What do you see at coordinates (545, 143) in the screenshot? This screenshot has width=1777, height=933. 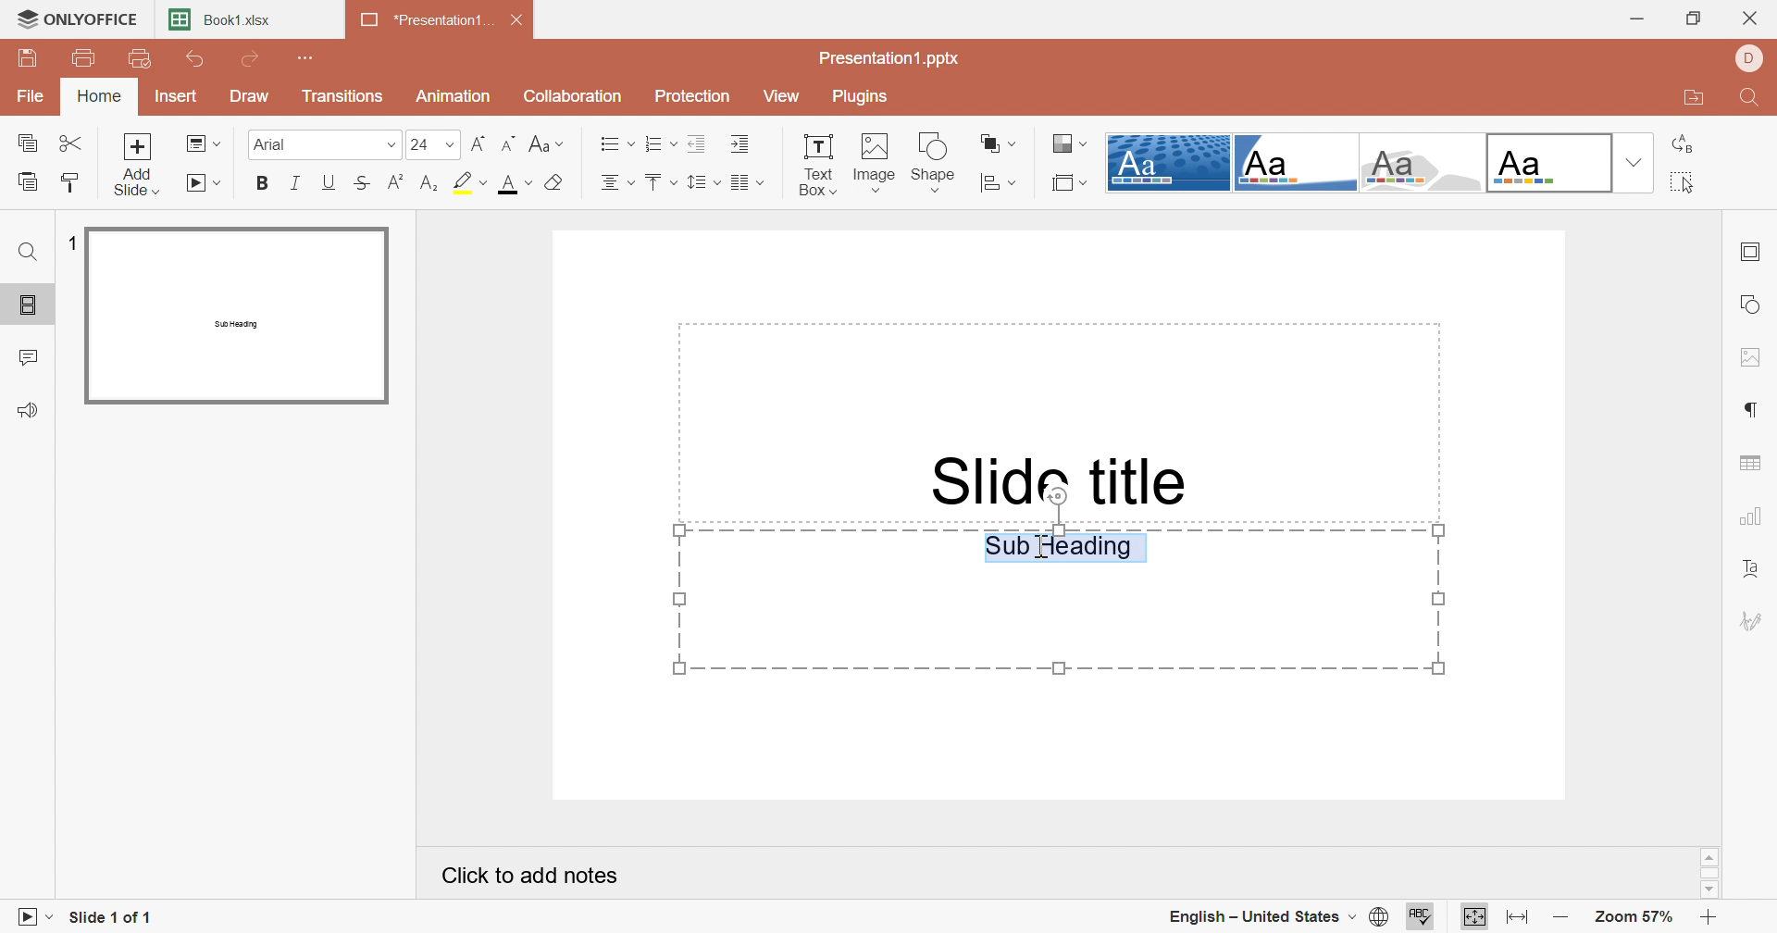 I see `Change case` at bounding box center [545, 143].